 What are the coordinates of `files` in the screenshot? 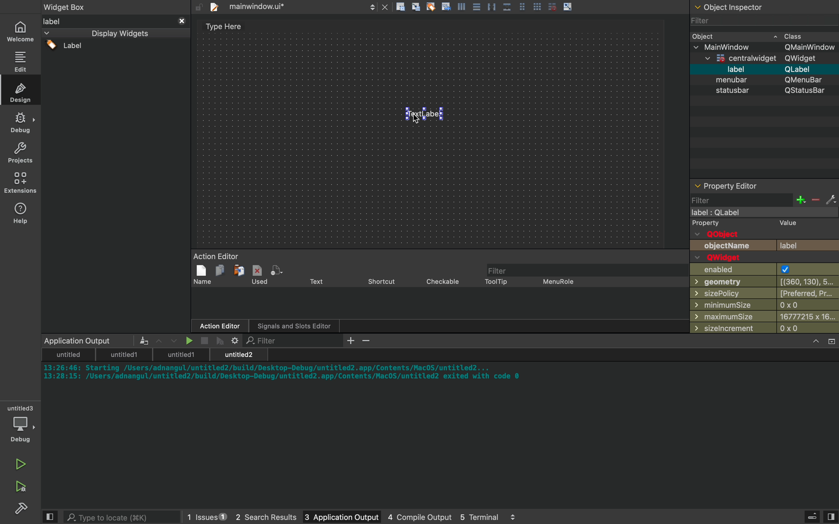 It's located at (285, 6).